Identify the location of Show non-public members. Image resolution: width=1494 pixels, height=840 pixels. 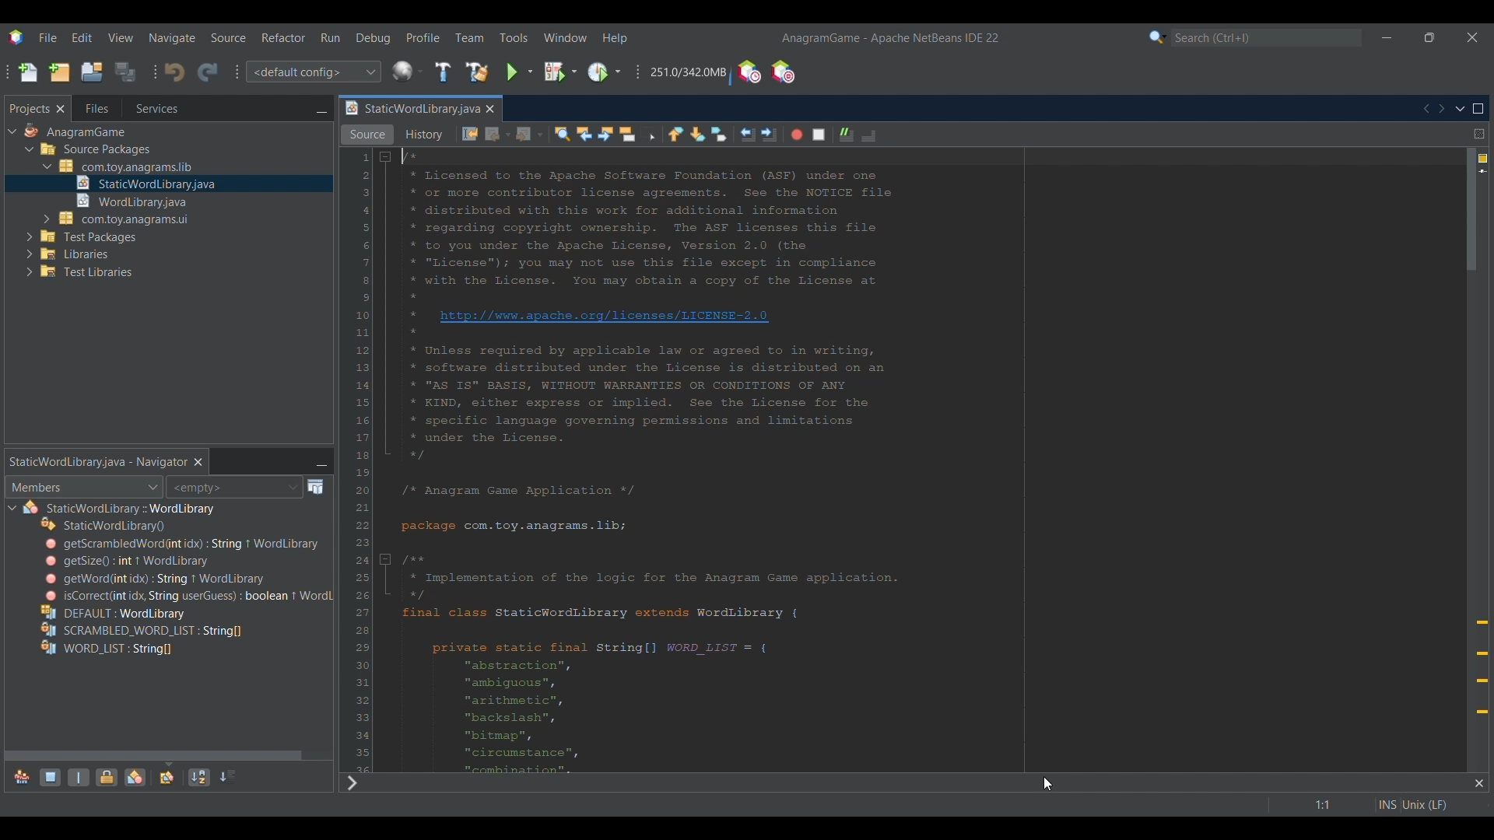
(107, 778).